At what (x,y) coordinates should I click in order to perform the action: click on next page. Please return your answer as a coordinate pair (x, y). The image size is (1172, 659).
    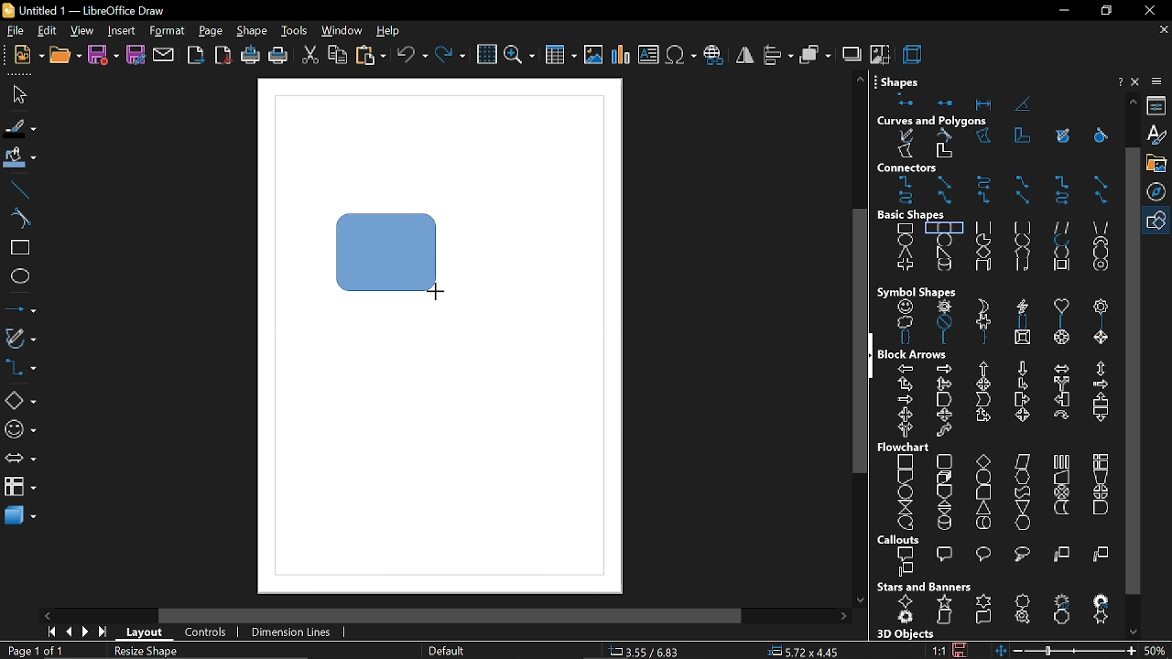
    Looking at the image, I should click on (85, 632).